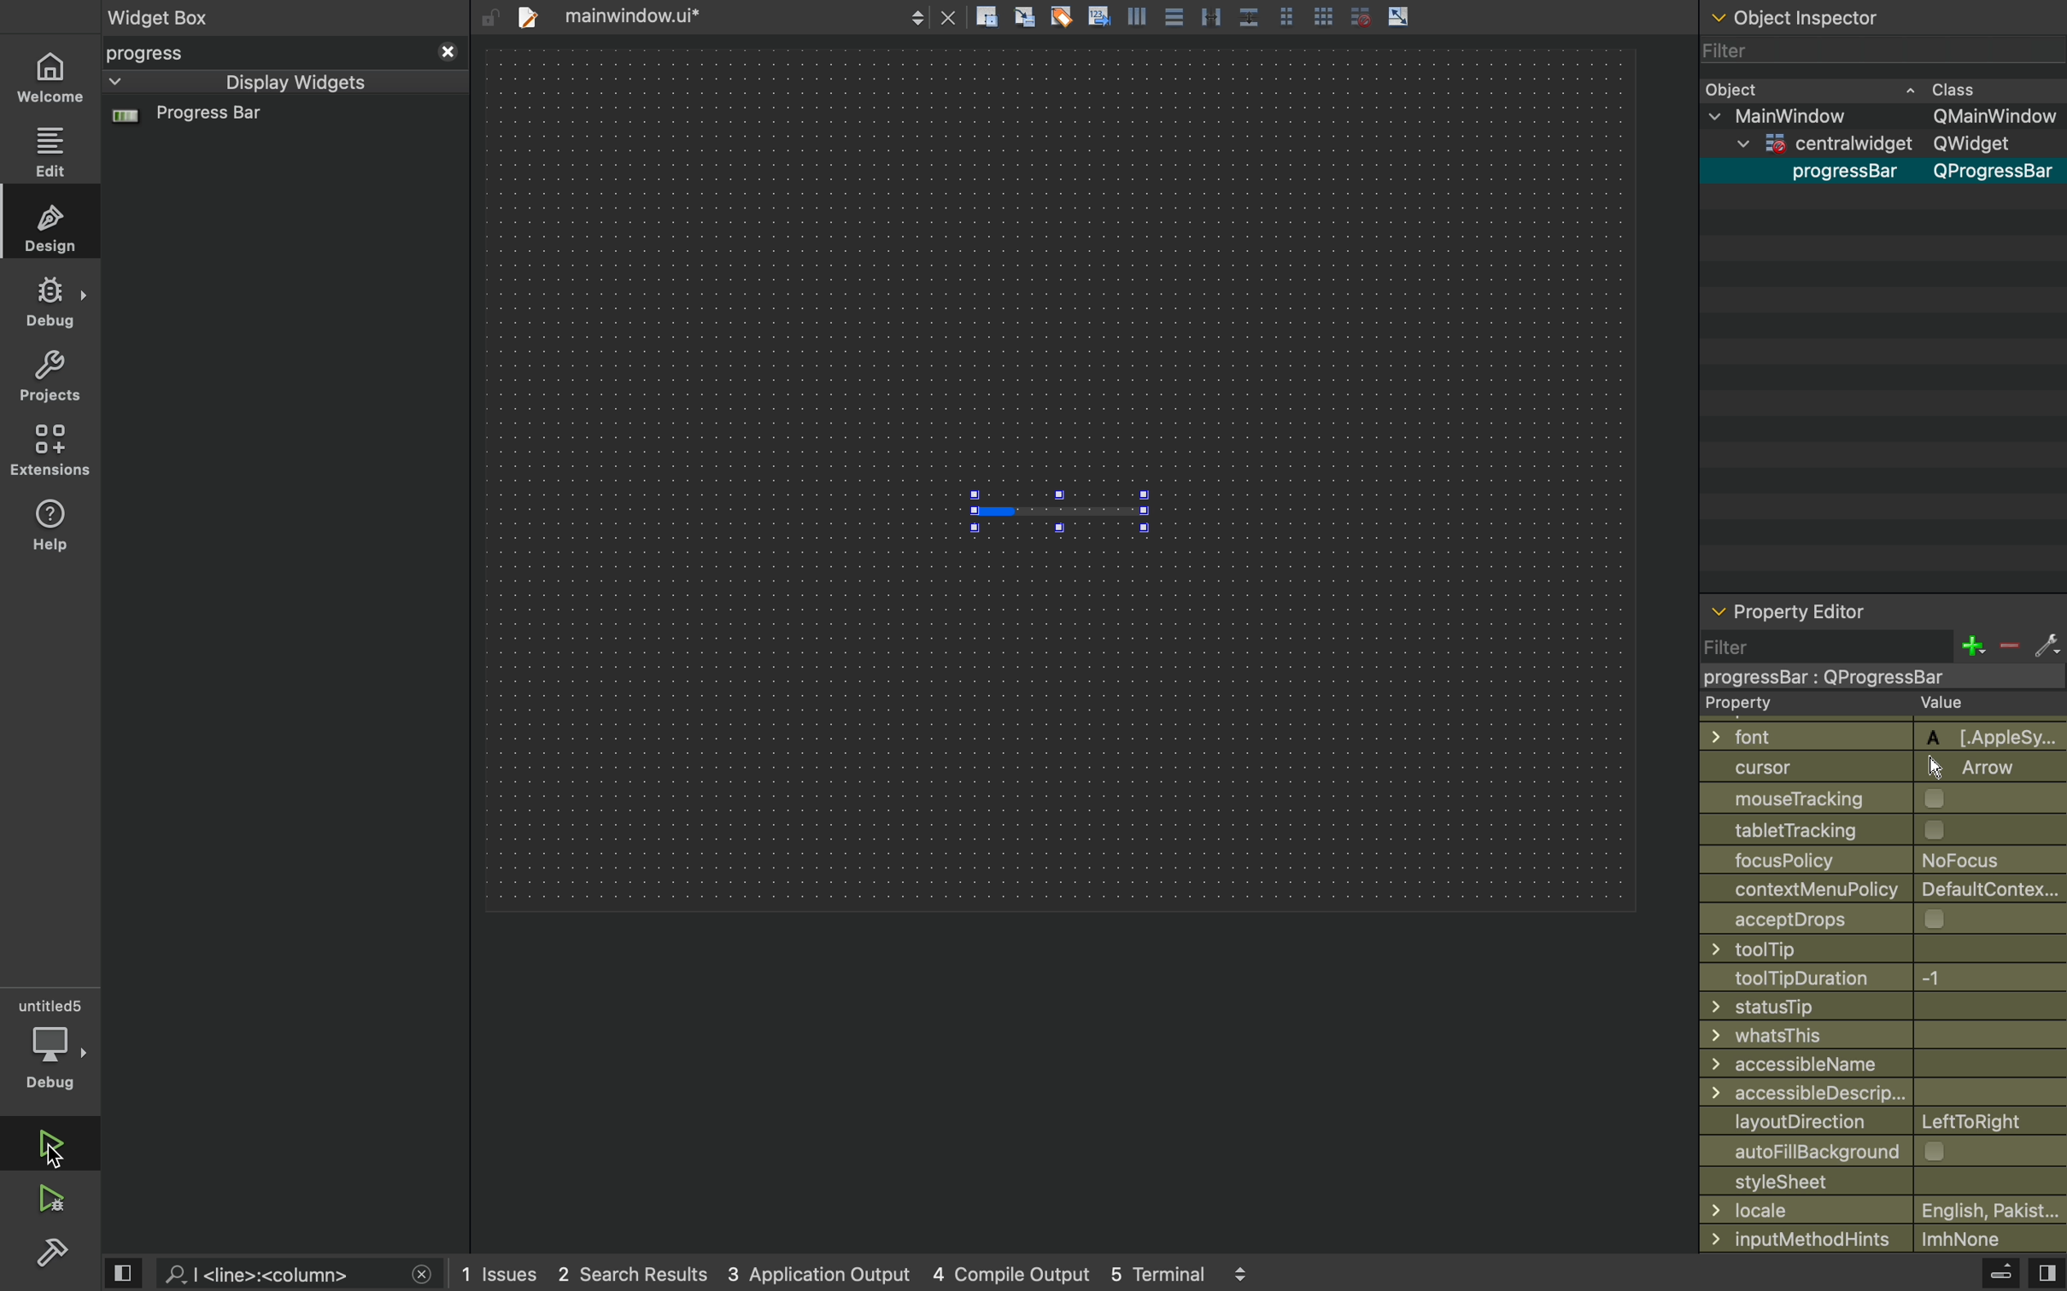 This screenshot has width=2067, height=1291. What do you see at coordinates (1865, 88) in the screenshot?
I see `object` at bounding box center [1865, 88].